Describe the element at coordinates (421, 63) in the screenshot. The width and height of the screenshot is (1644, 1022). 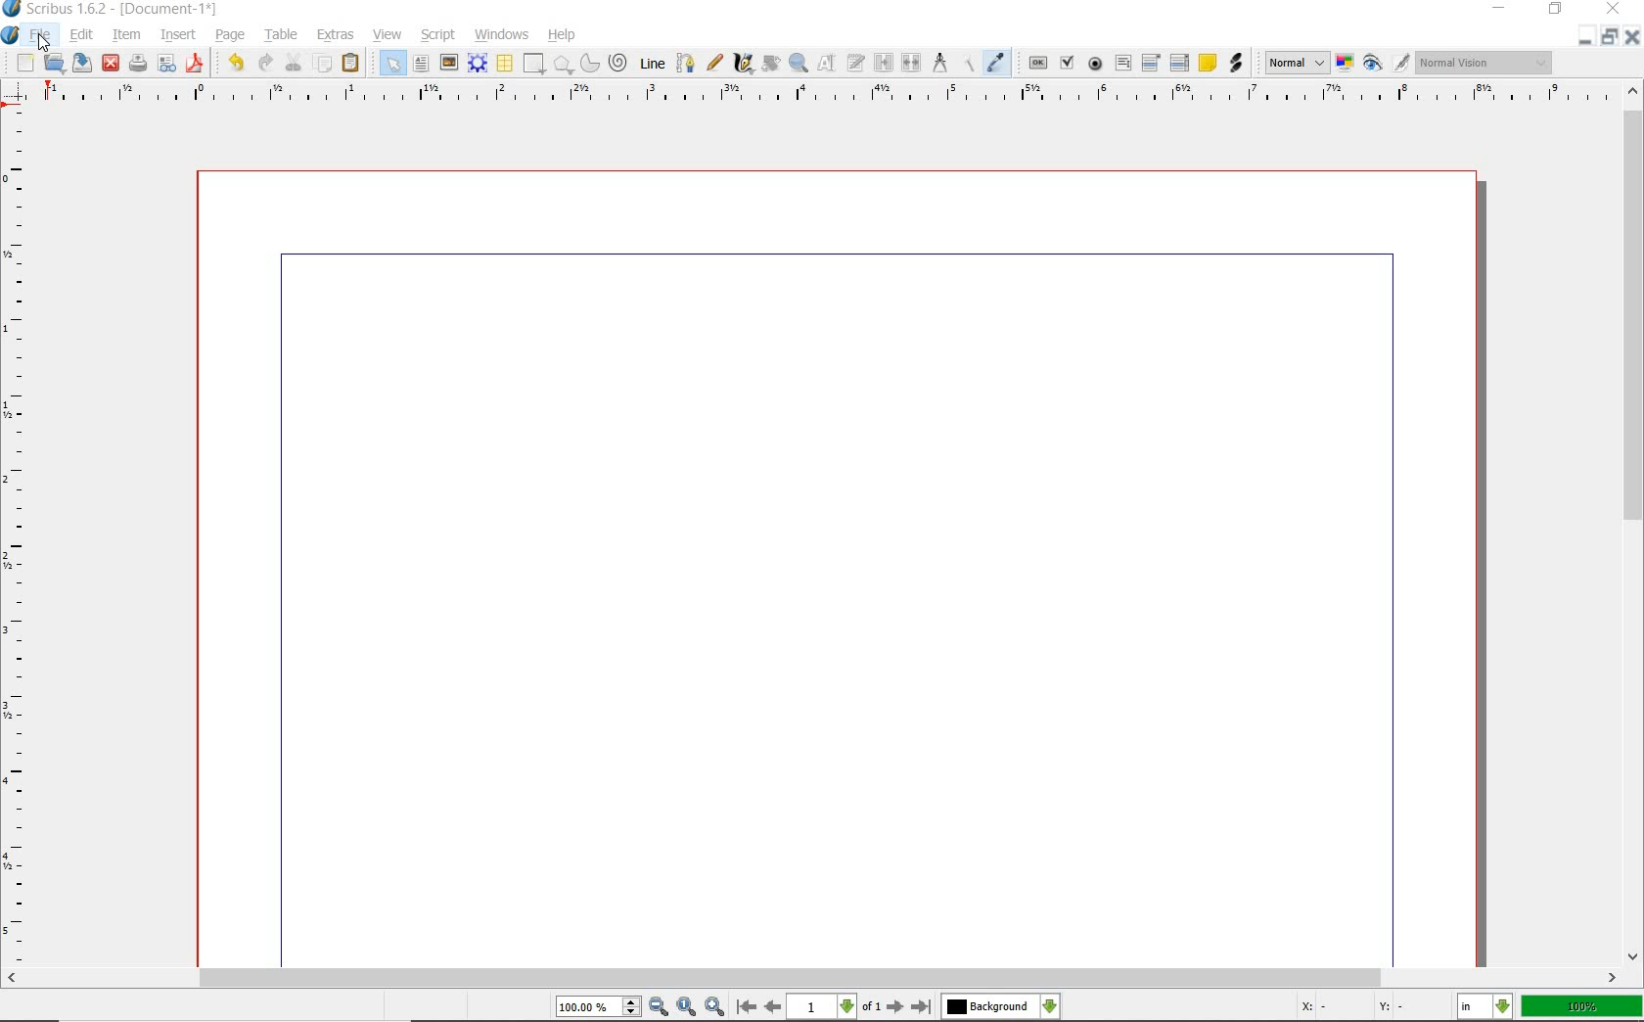
I see `text frame` at that location.